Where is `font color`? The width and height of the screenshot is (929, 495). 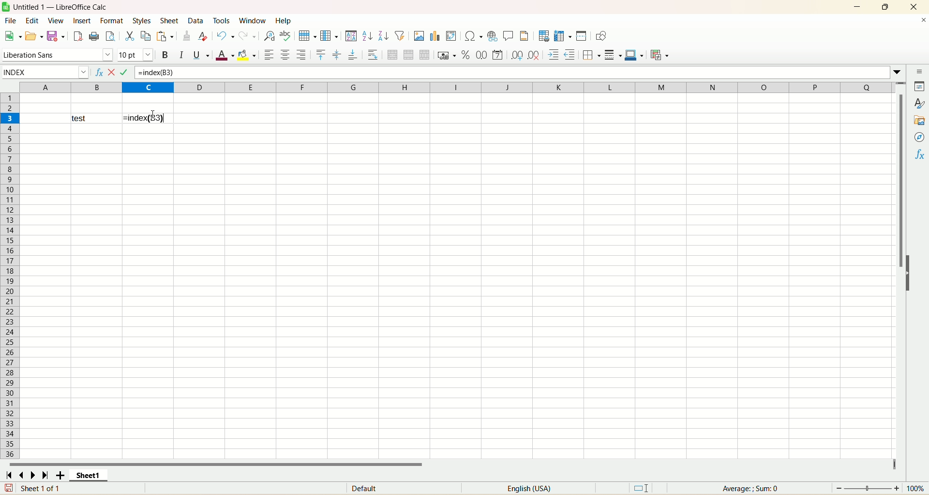 font color is located at coordinates (225, 55).